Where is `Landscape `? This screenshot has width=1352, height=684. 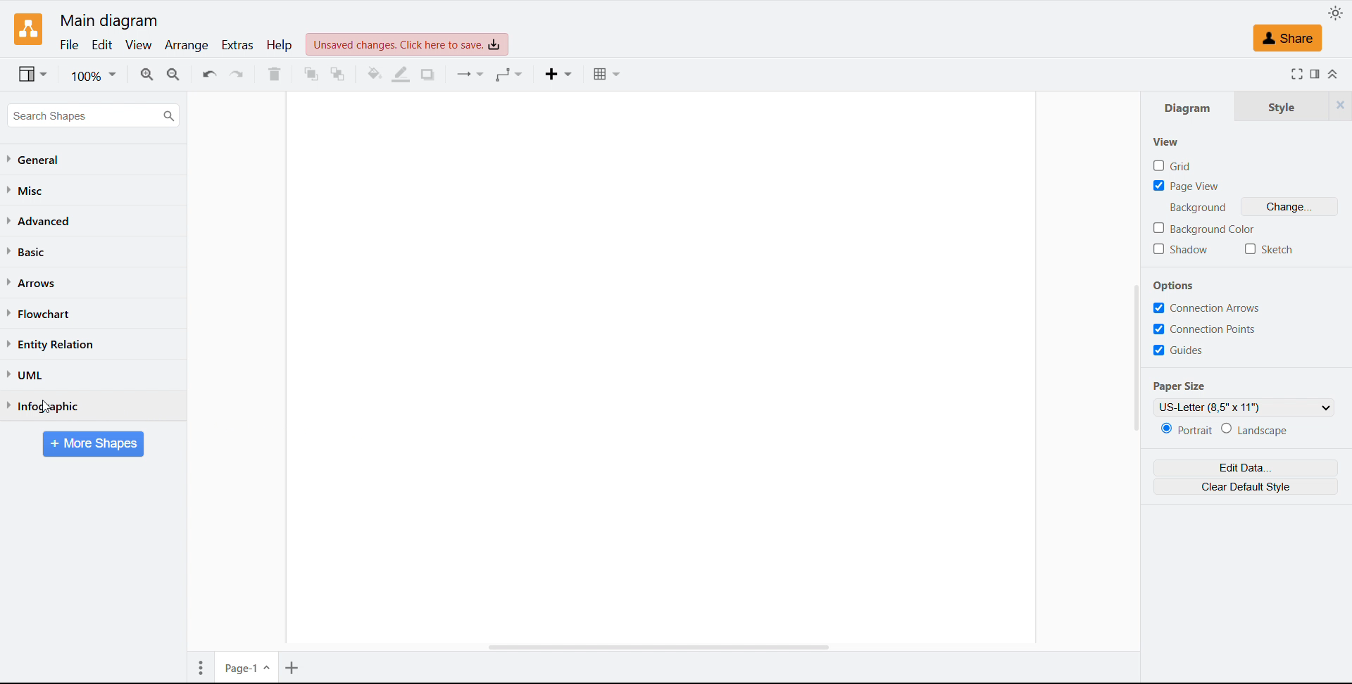 Landscape  is located at coordinates (1254, 430).